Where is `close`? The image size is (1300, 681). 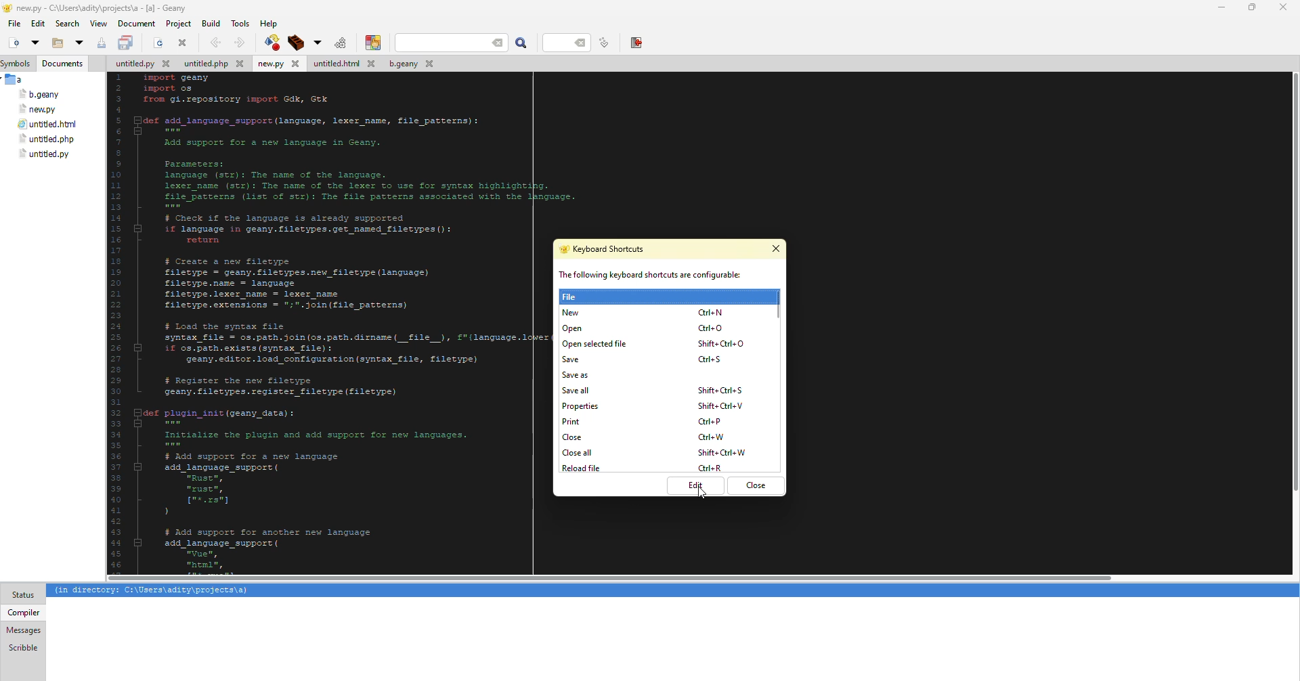 close is located at coordinates (775, 248).